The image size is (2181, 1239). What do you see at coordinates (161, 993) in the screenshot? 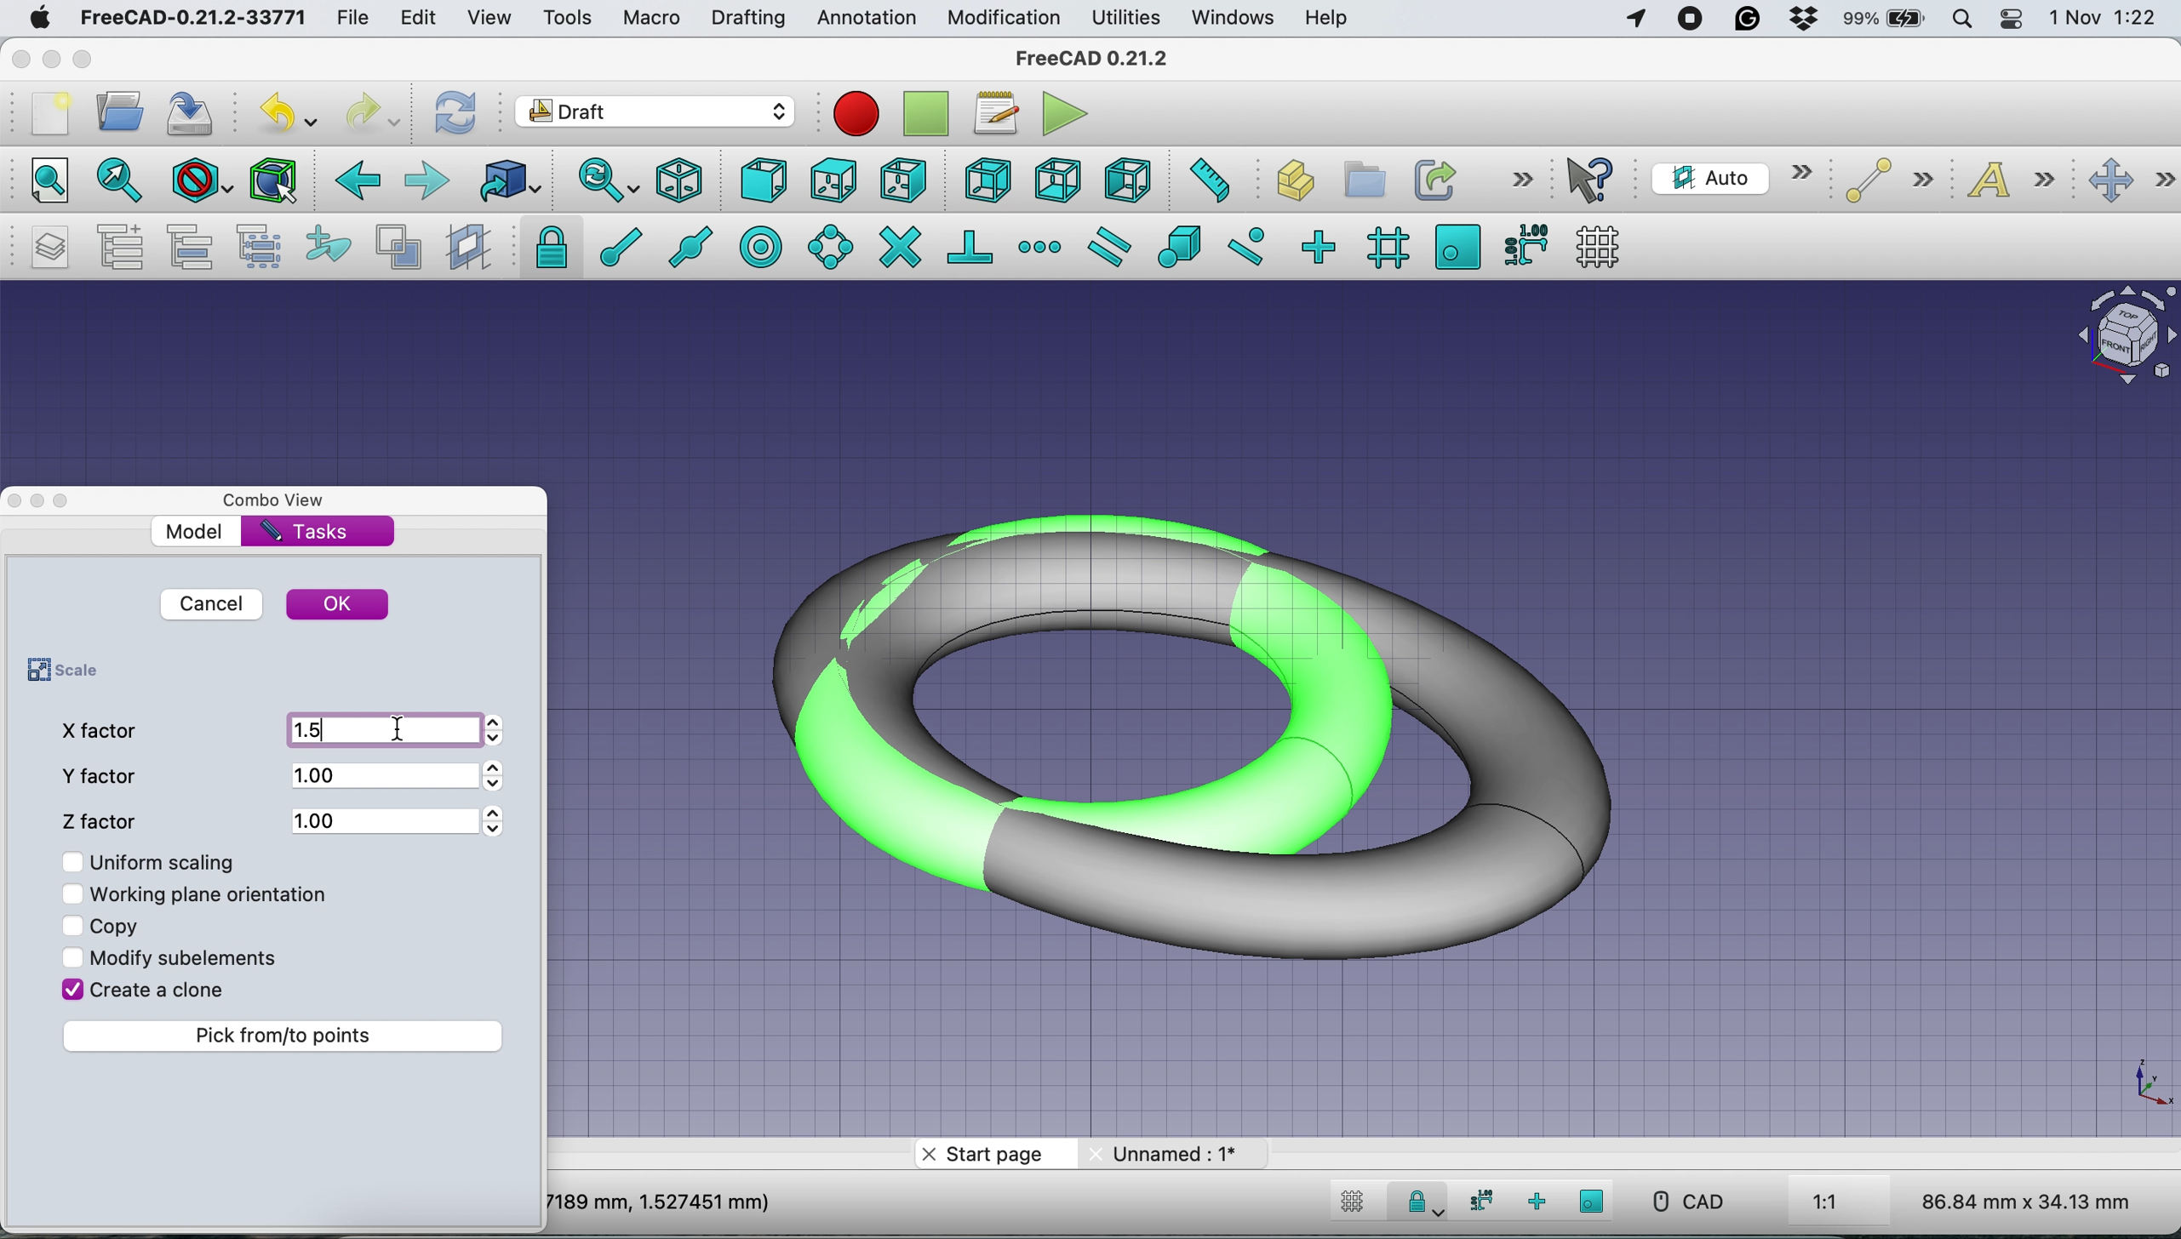
I see `create a clone` at bounding box center [161, 993].